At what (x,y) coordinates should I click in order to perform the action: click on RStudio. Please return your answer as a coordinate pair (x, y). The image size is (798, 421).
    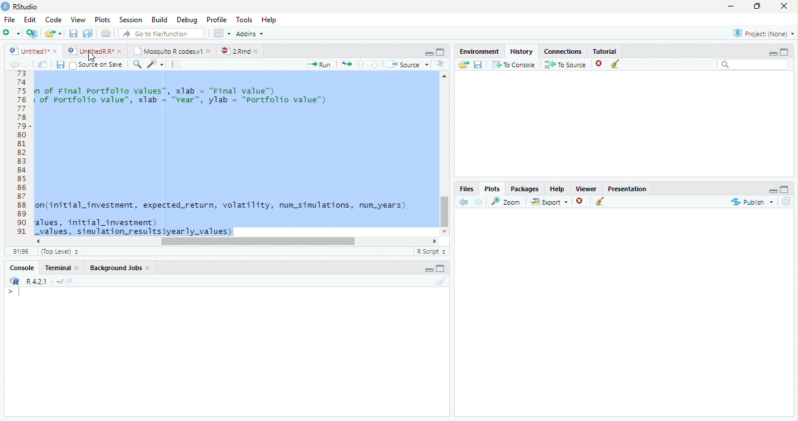
    Looking at the image, I should click on (20, 6).